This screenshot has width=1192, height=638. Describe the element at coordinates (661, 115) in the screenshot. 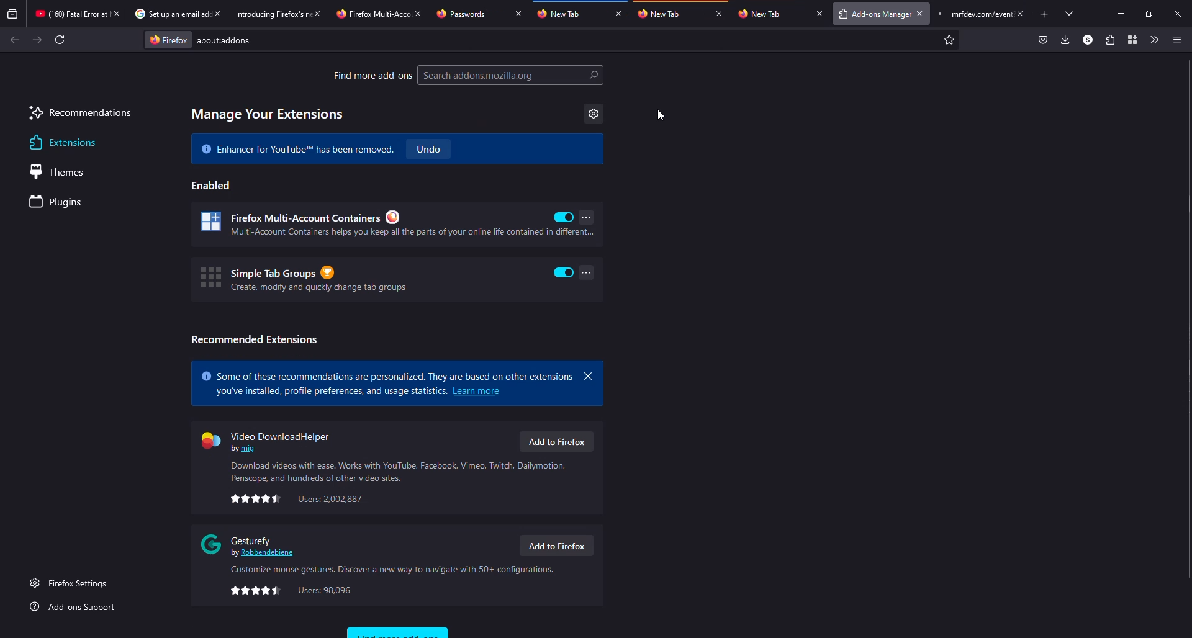

I see `Cursor` at that location.